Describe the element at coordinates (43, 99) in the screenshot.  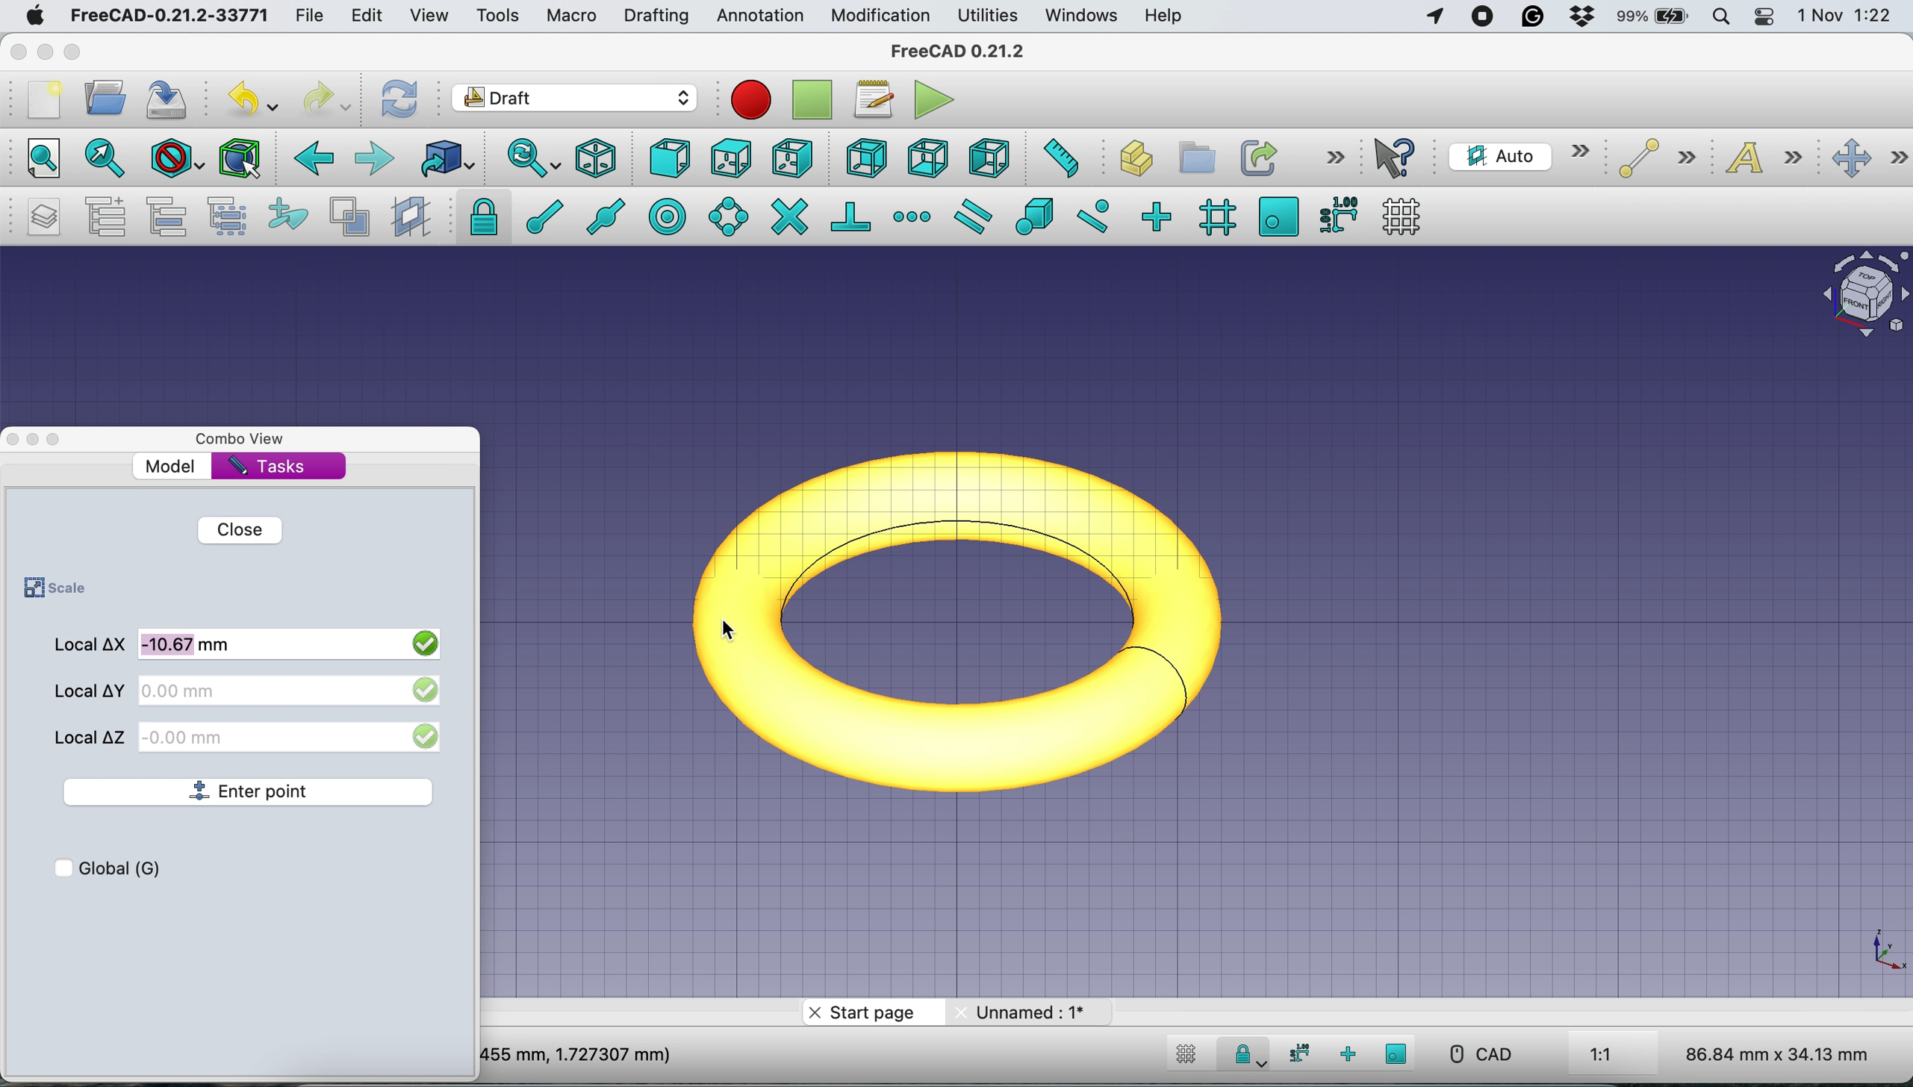
I see `new` at that location.